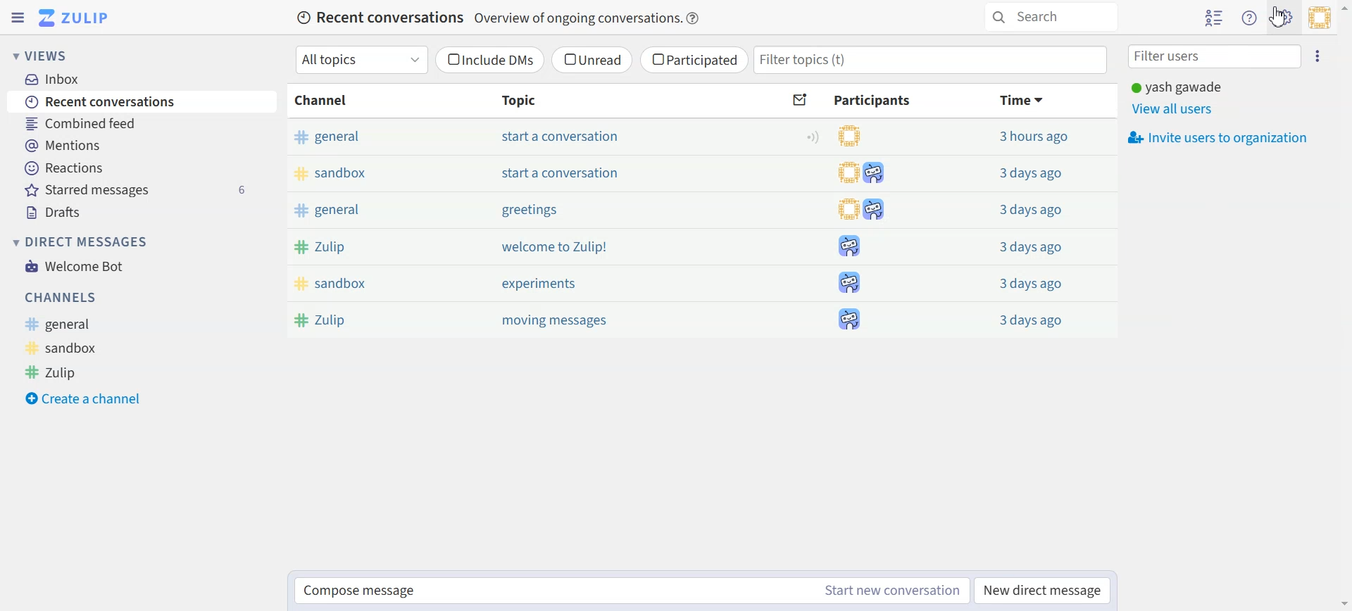 The image size is (1352, 611). What do you see at coordinates (73, 80) in the screenshot?
I see `Inbox` at bounding box center [73, 80].